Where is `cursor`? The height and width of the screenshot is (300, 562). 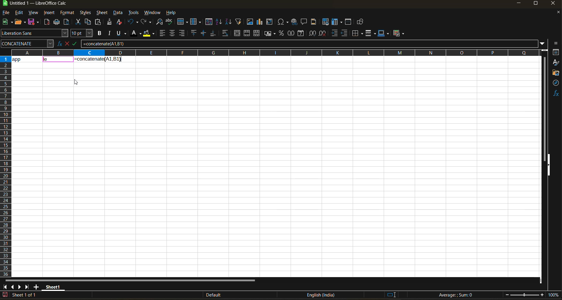 cursor is located at coordinates (76, 83).